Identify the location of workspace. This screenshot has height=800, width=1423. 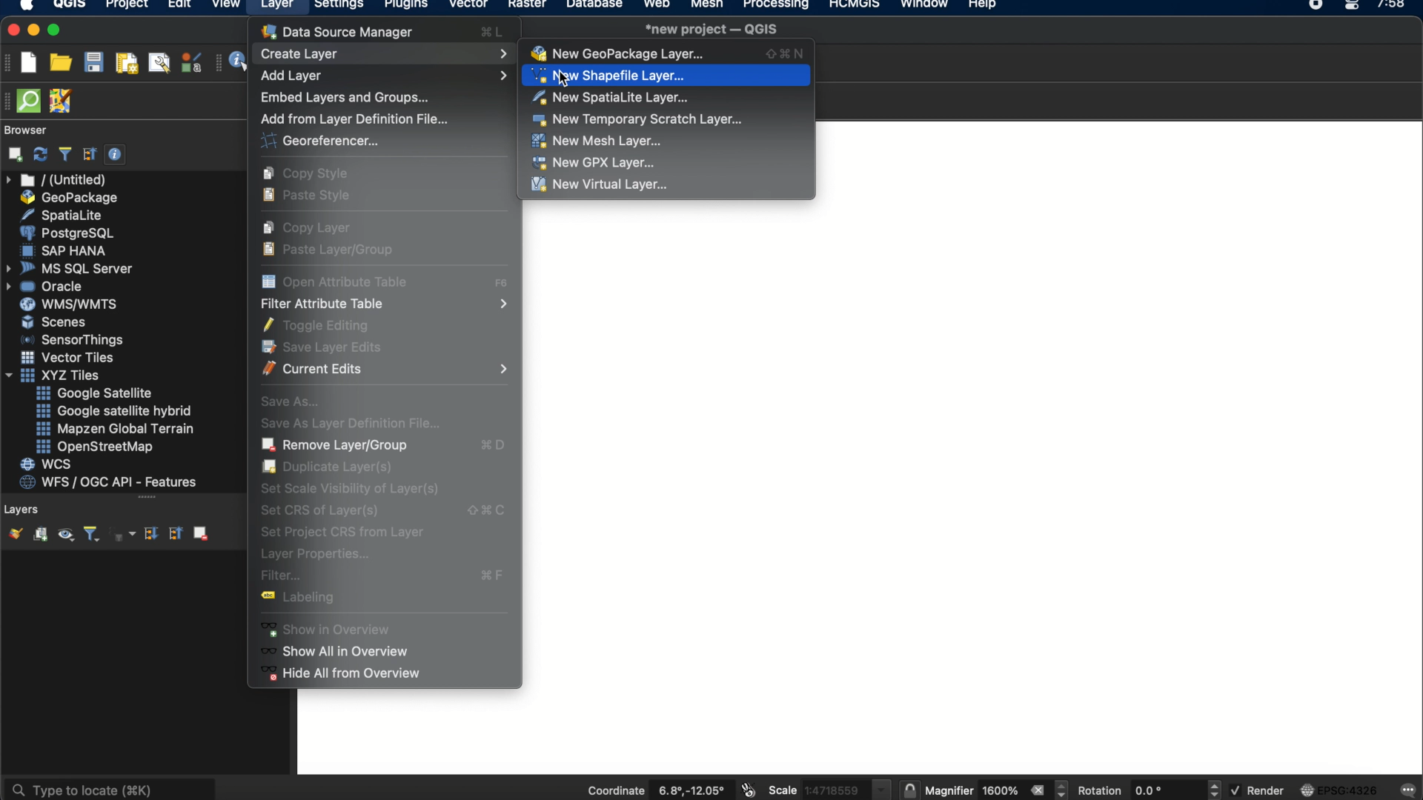
(411, 731).